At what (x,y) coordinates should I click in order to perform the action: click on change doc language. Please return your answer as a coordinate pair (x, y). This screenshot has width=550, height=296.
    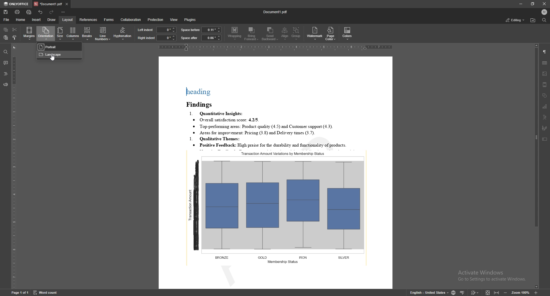
    Looking at the image, I should click on (454, 292).